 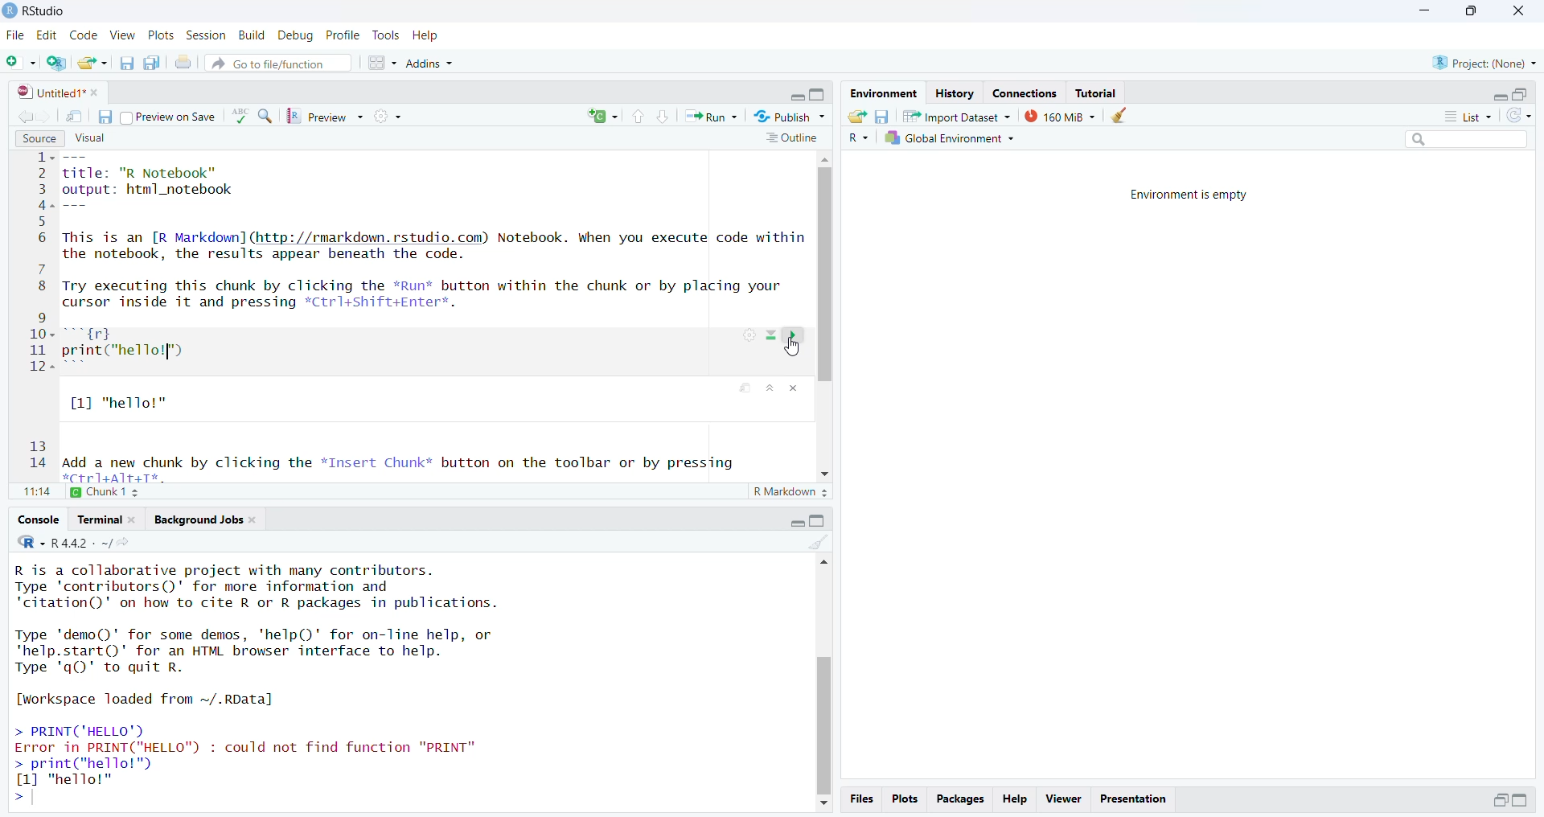 I want to click on open an existing file, so click(x=93, y=63).